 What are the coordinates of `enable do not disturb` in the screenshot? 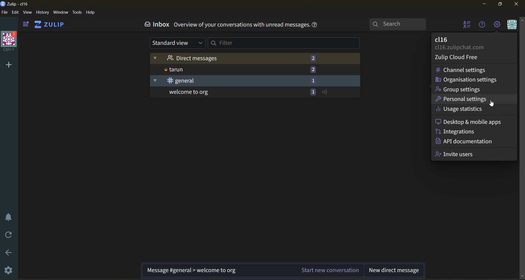 It's located at (8, 216).